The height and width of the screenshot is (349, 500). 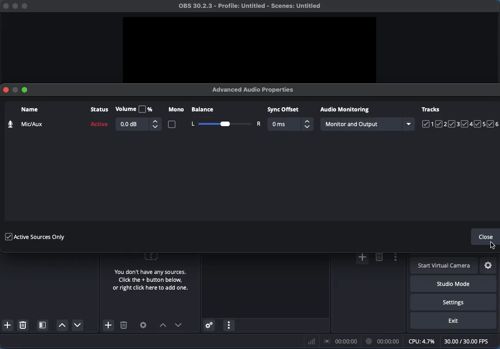 I want to click on Balance, so click(x=224, y=124).